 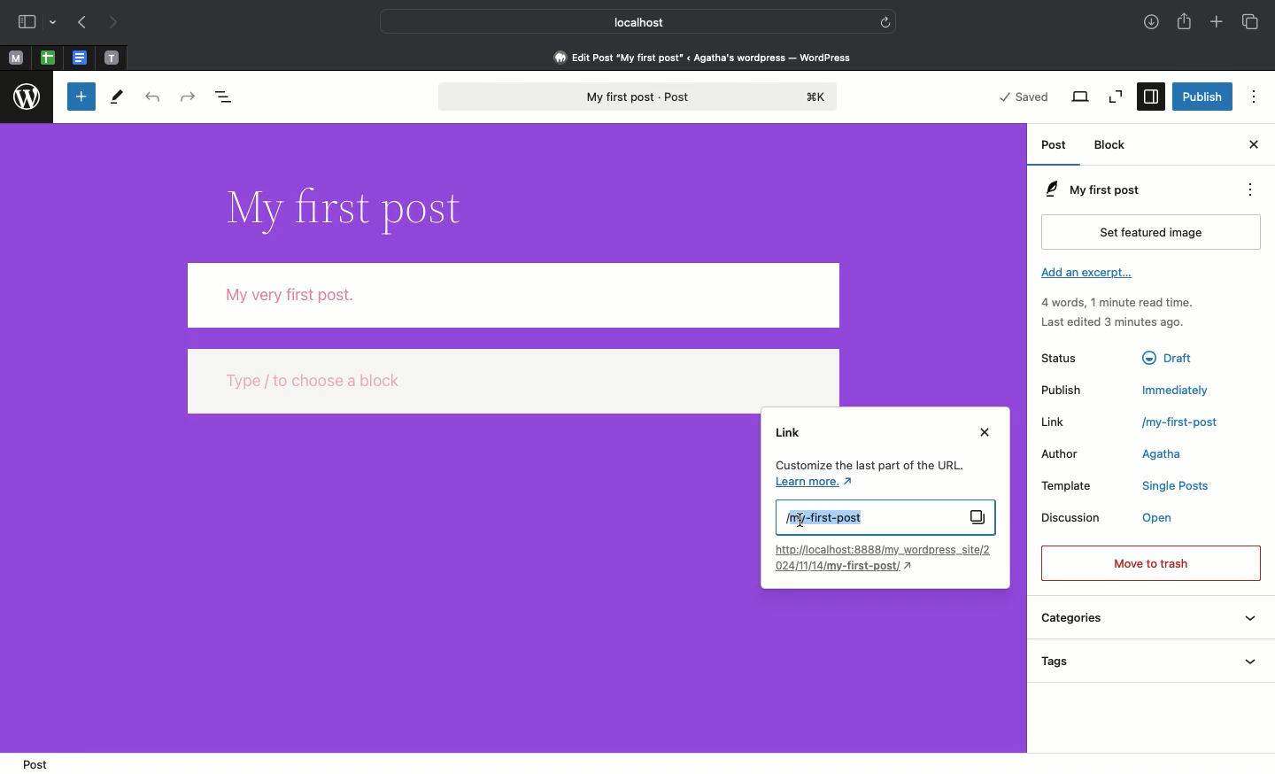 What do you see at coordinates (81, 23) in the screenshot?
I see `Previous page` at bounding box center [81, 23].